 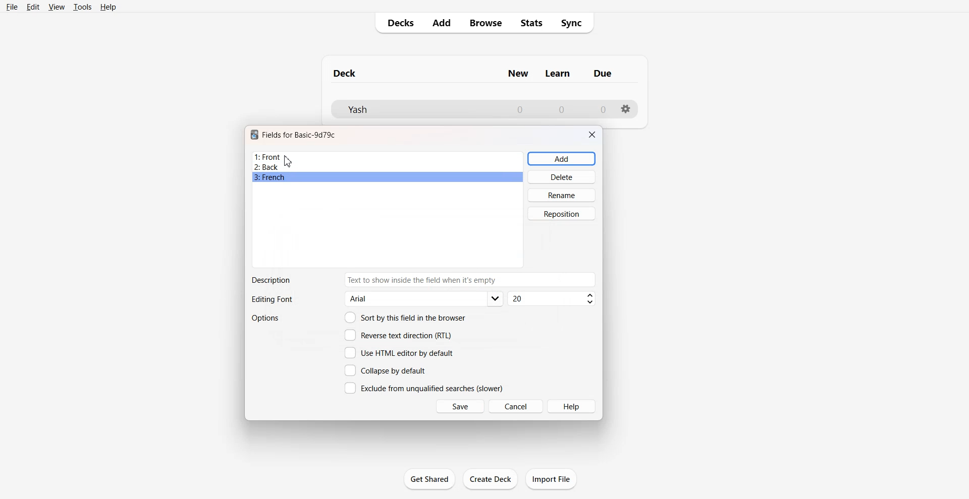 What do you see at coordinates (460, 406) in the screenshot?
I see `Save` at bounding box center [460, 406].